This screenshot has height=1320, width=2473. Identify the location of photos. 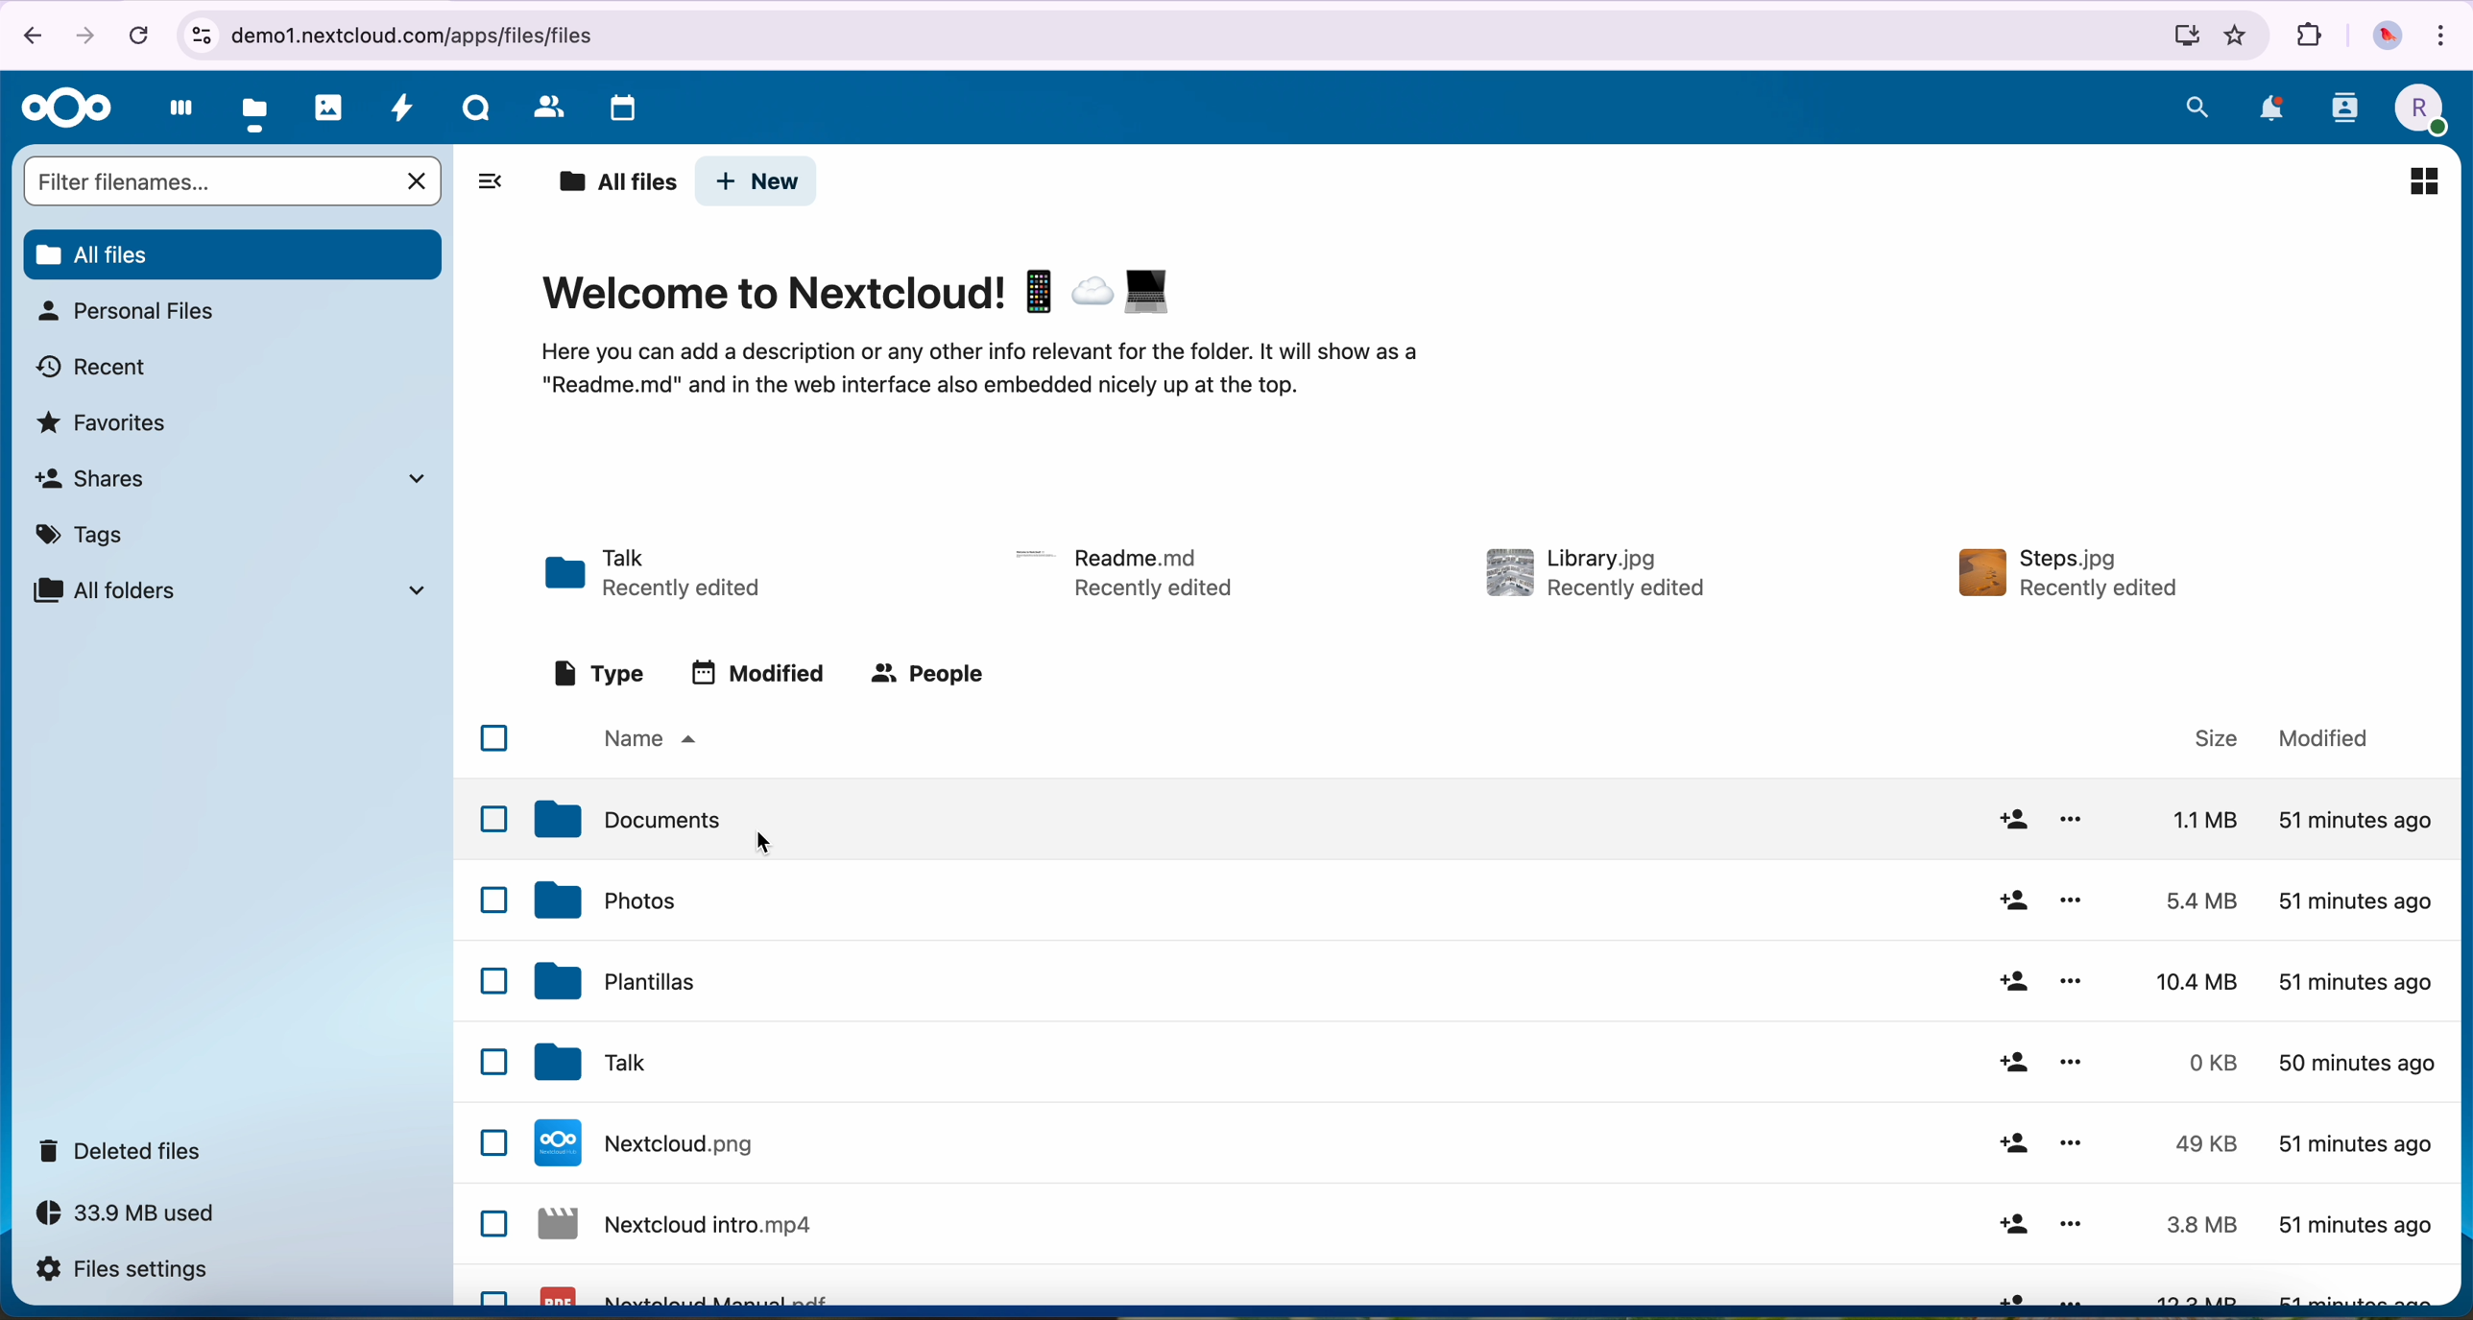
(603, 901).